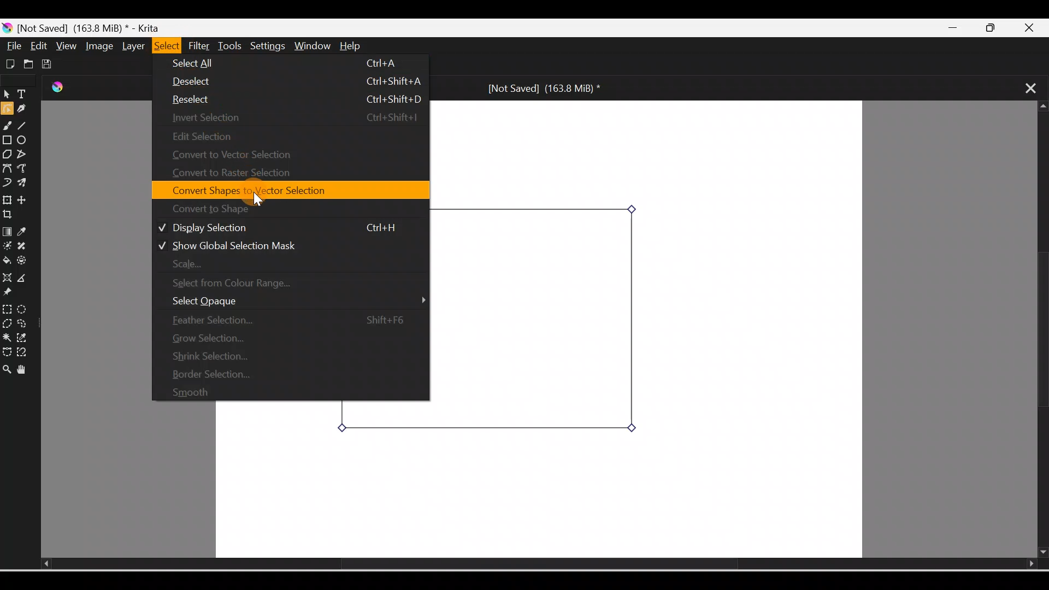 The height and width of the screenshot is (590, 1049). Describe the element at coordinates (233, 174) in the screenshot. I see `Convert to raster selection` at that location.